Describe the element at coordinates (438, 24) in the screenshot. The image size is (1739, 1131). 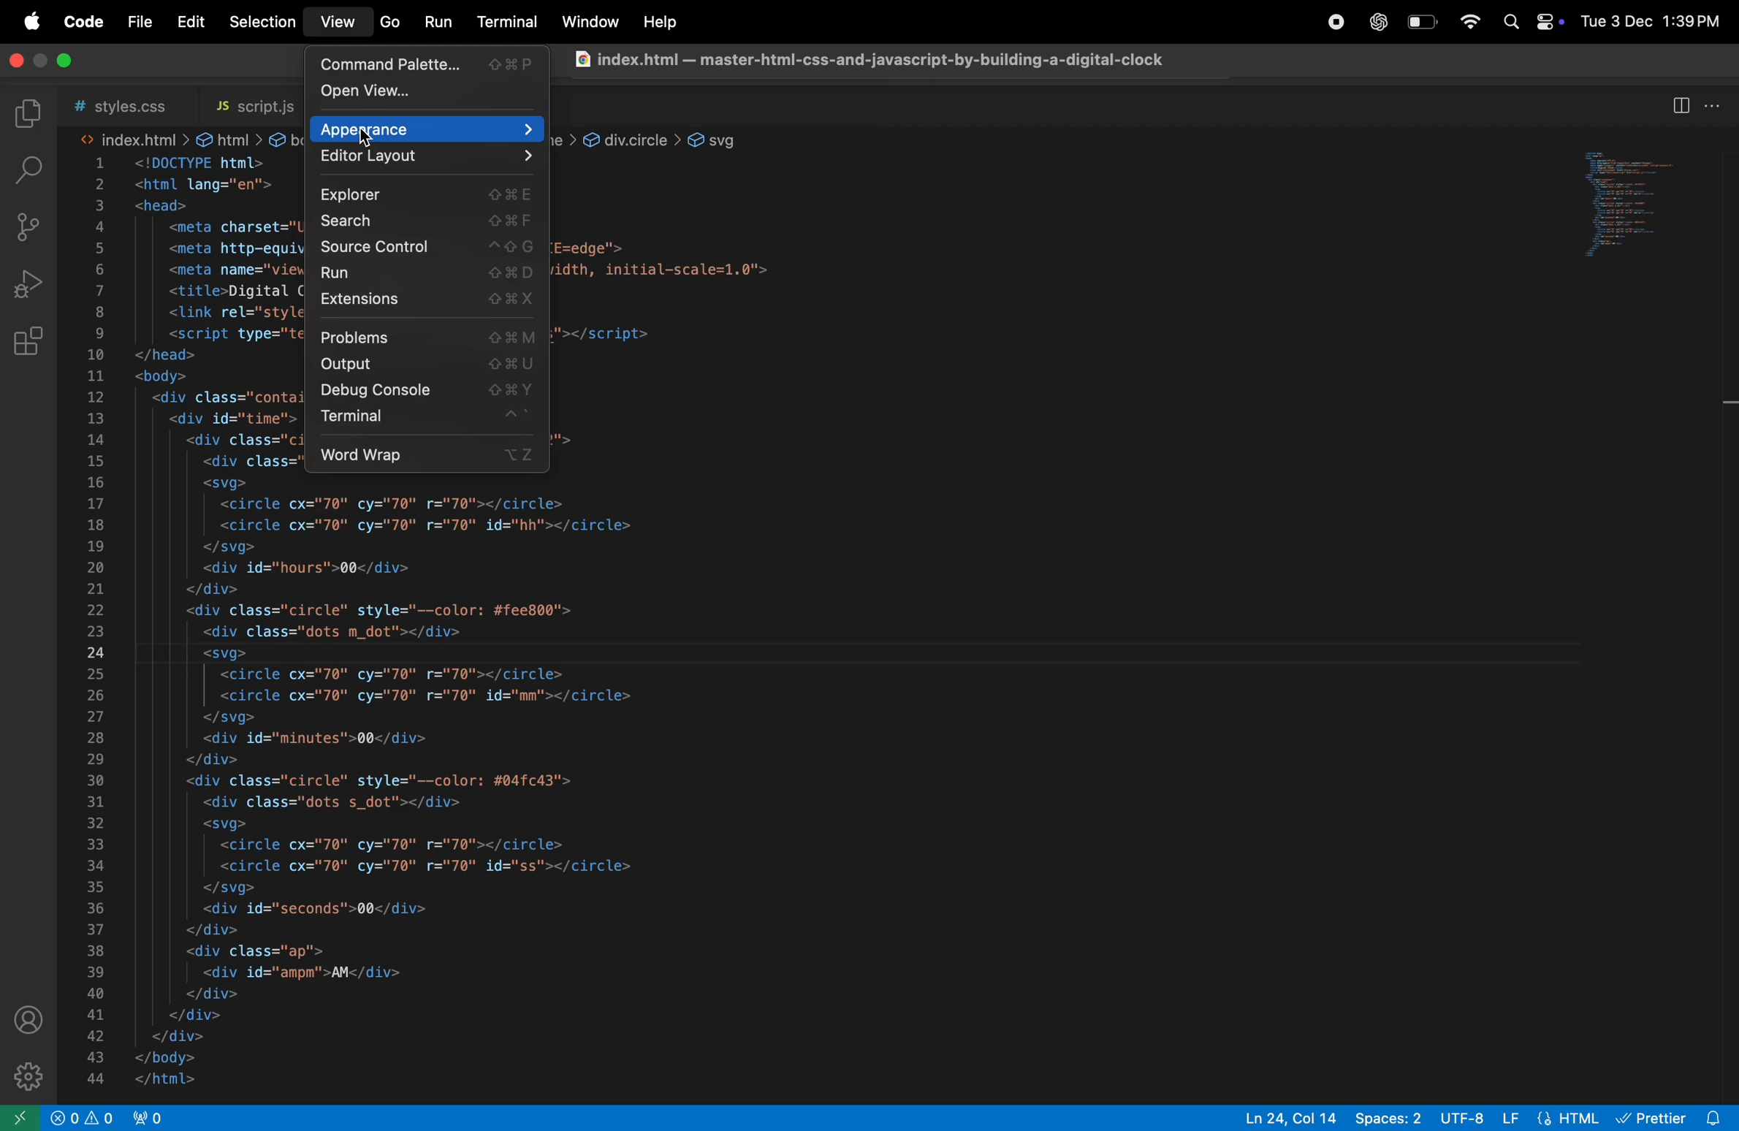
I see `run` at that location.